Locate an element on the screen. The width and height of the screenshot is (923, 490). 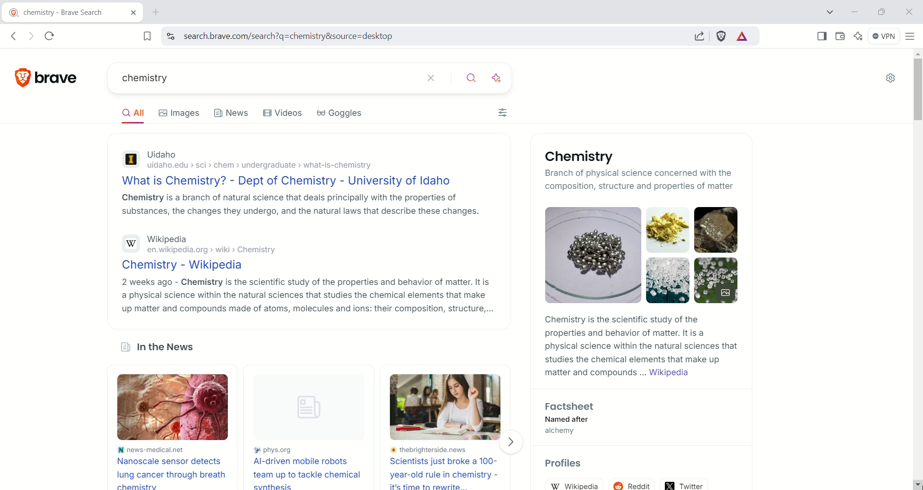
2 weeks ago - Chemistry is the scientific study of the properties and behavior of matter. It is a physical science within the natural sciences that studies the chemical elements that make up matter and compounds made of atoms, molecules and ions: their composition, structure, is located at coordinates (306, 295).